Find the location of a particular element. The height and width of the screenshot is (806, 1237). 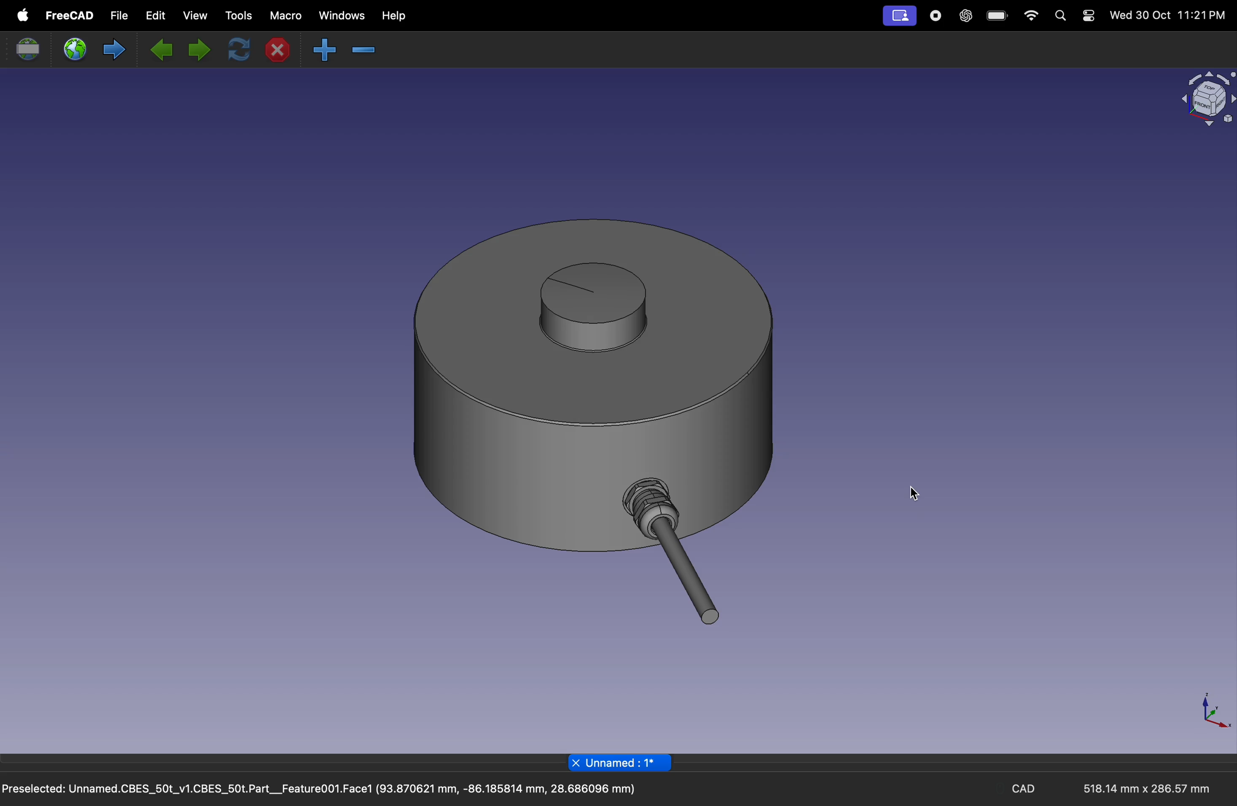

chatgpt is located at coordinates (963, 16).